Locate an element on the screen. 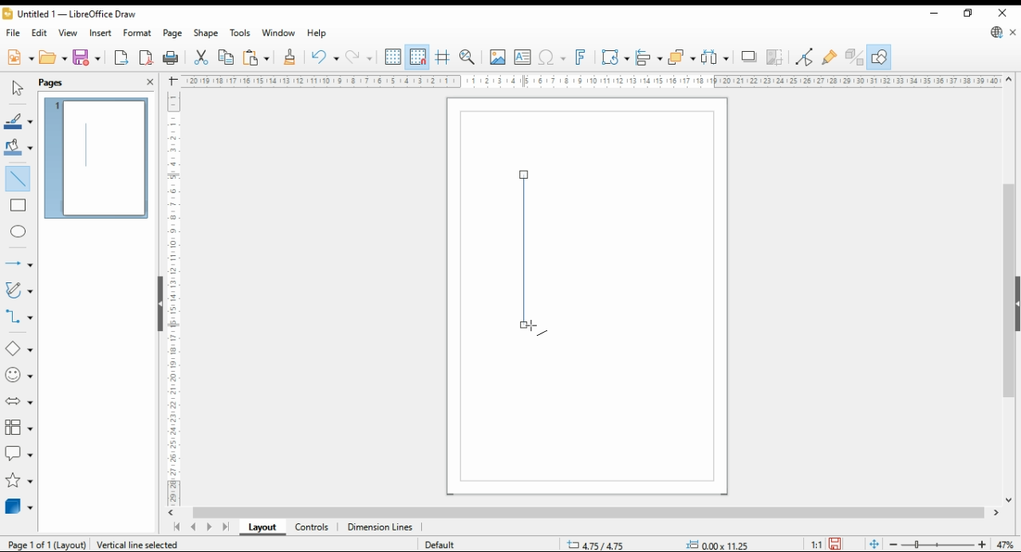 The height and width of the screenshot is (552, 1021). block arrows is located at coordinates (20, 402).